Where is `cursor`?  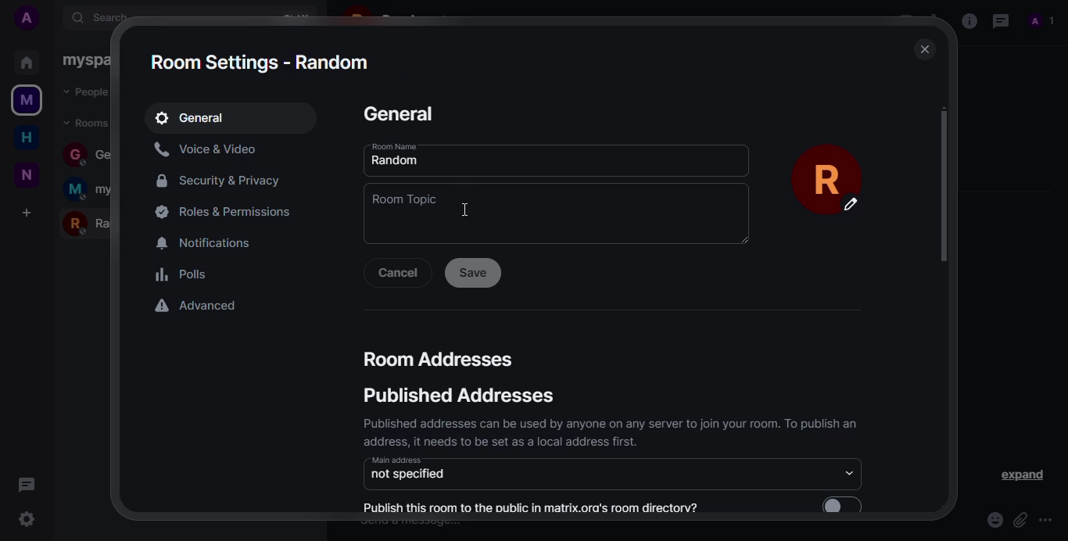
cursor is located at coordinates (466, 210).